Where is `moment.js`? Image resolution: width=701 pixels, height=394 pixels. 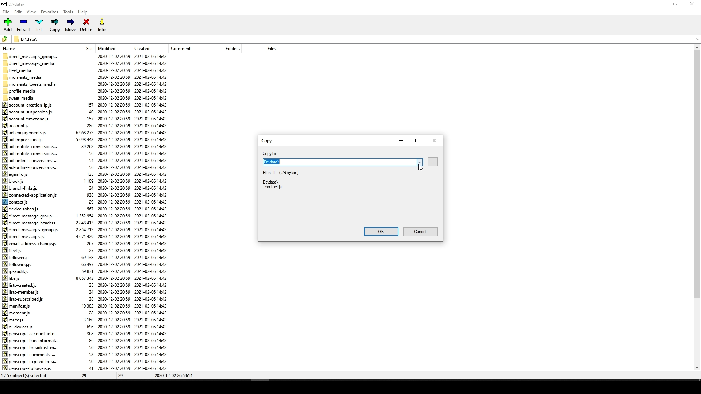
moment.js is located at coordinates (17, 312).